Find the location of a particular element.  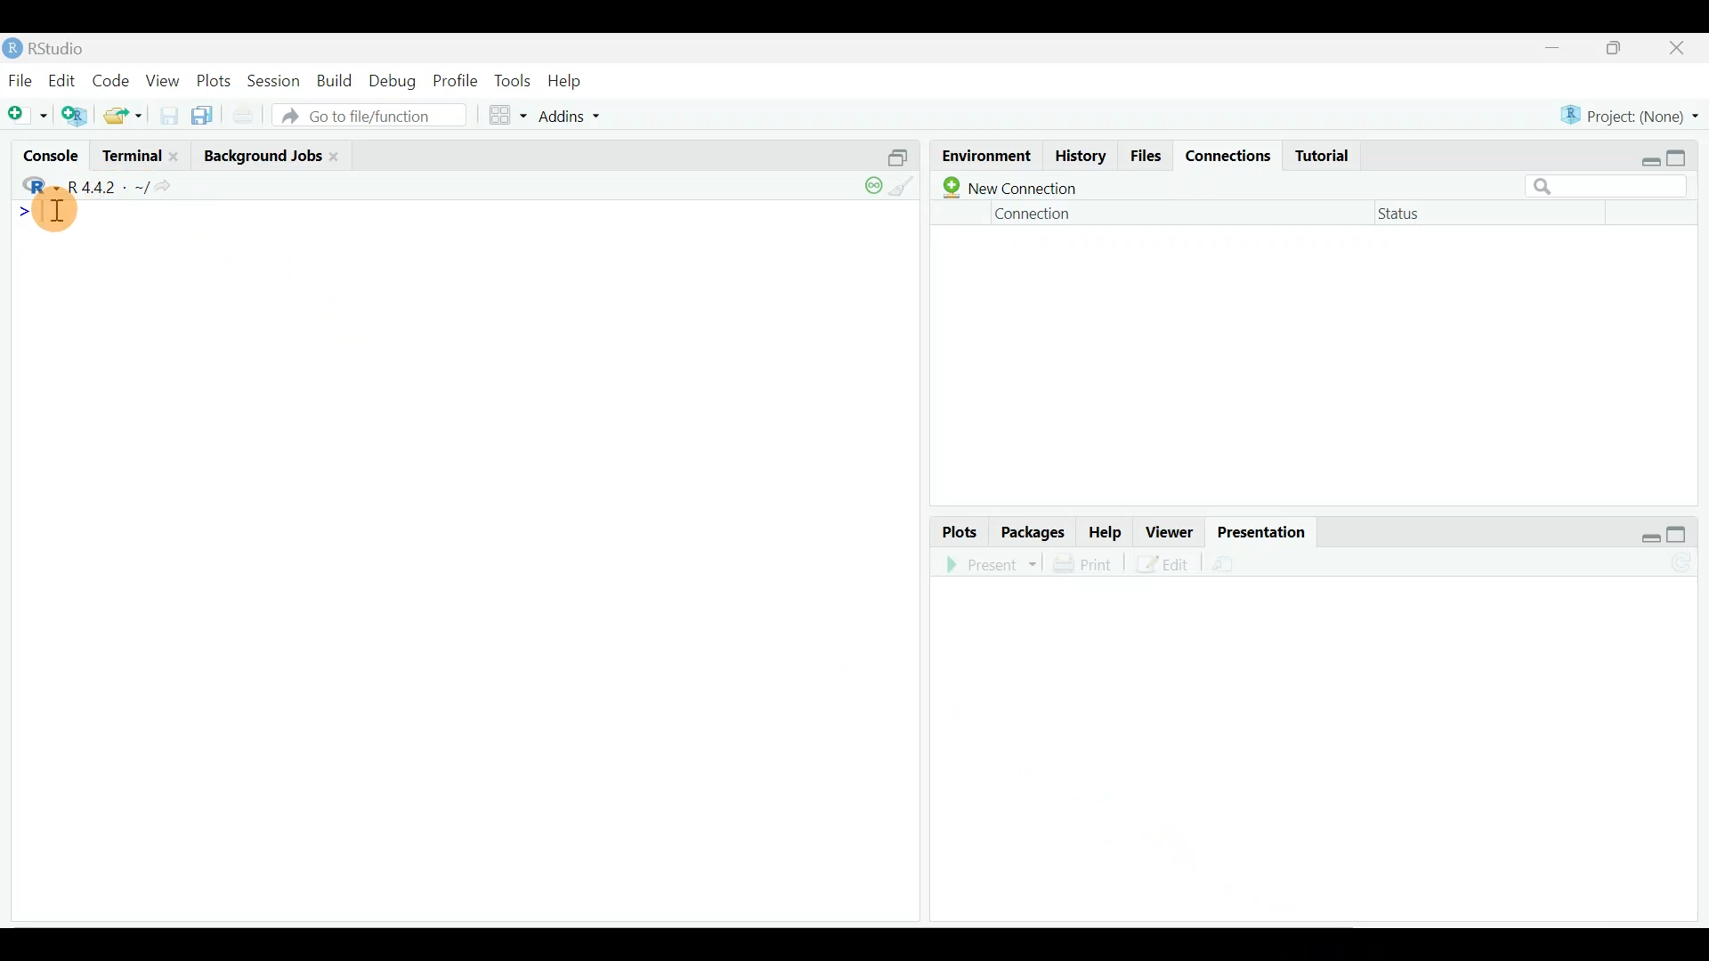

Plots is located at coordinates (214, 77).